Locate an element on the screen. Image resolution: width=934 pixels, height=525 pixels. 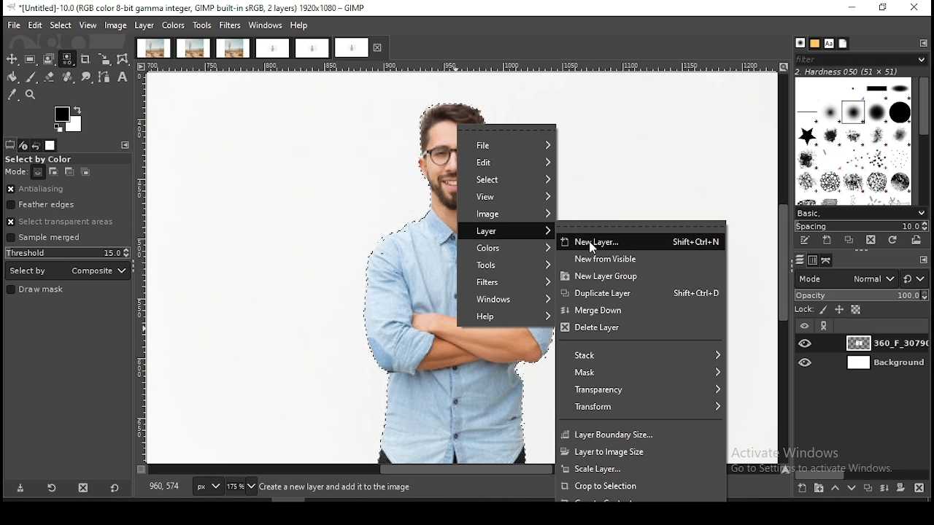
foreground select tool is located at coordinates (49, 59).